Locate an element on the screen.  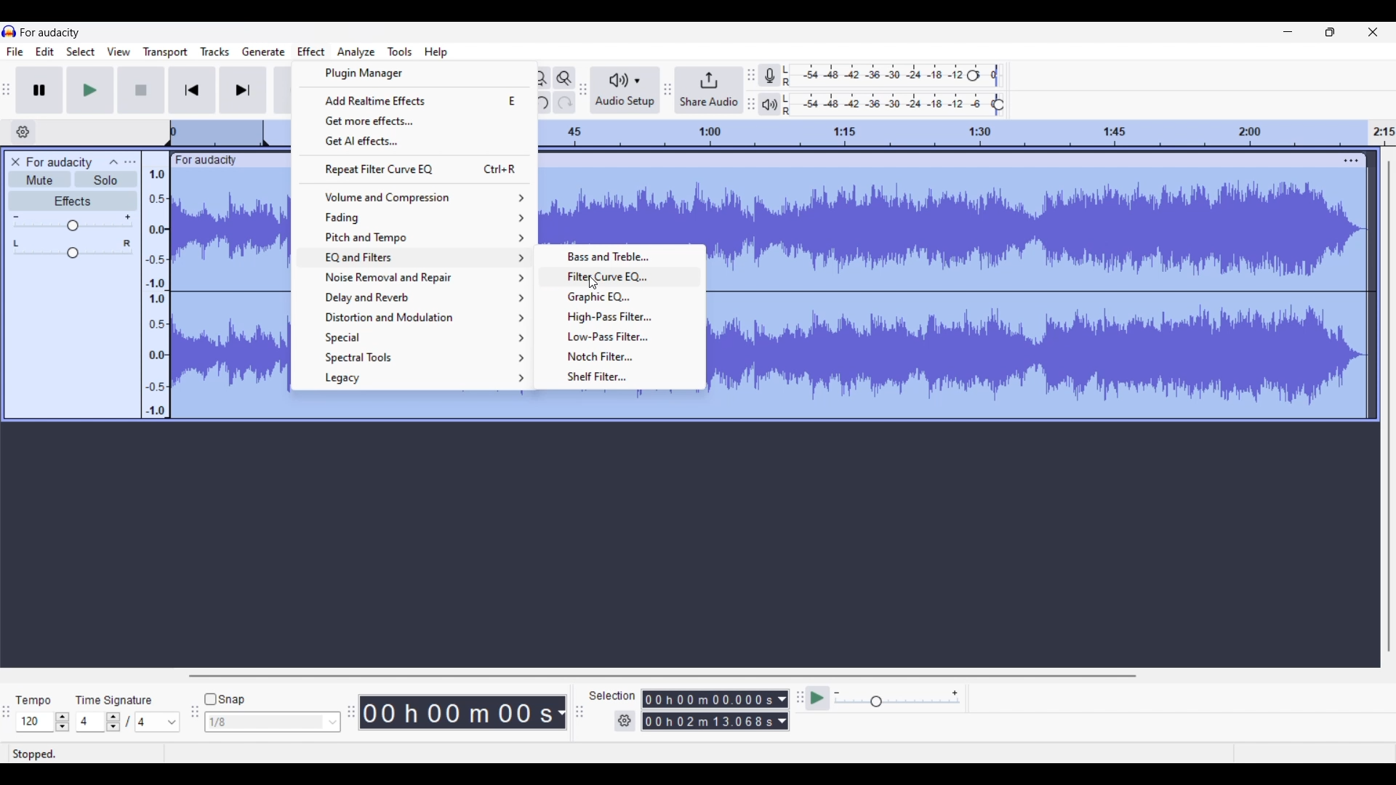
Track selected is located at coordinates (497, 406).